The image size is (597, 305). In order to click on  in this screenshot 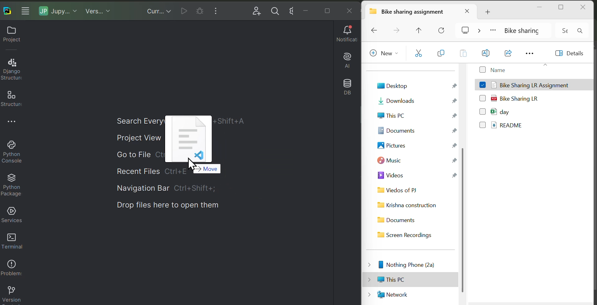, I will do `click(291, 10)`.